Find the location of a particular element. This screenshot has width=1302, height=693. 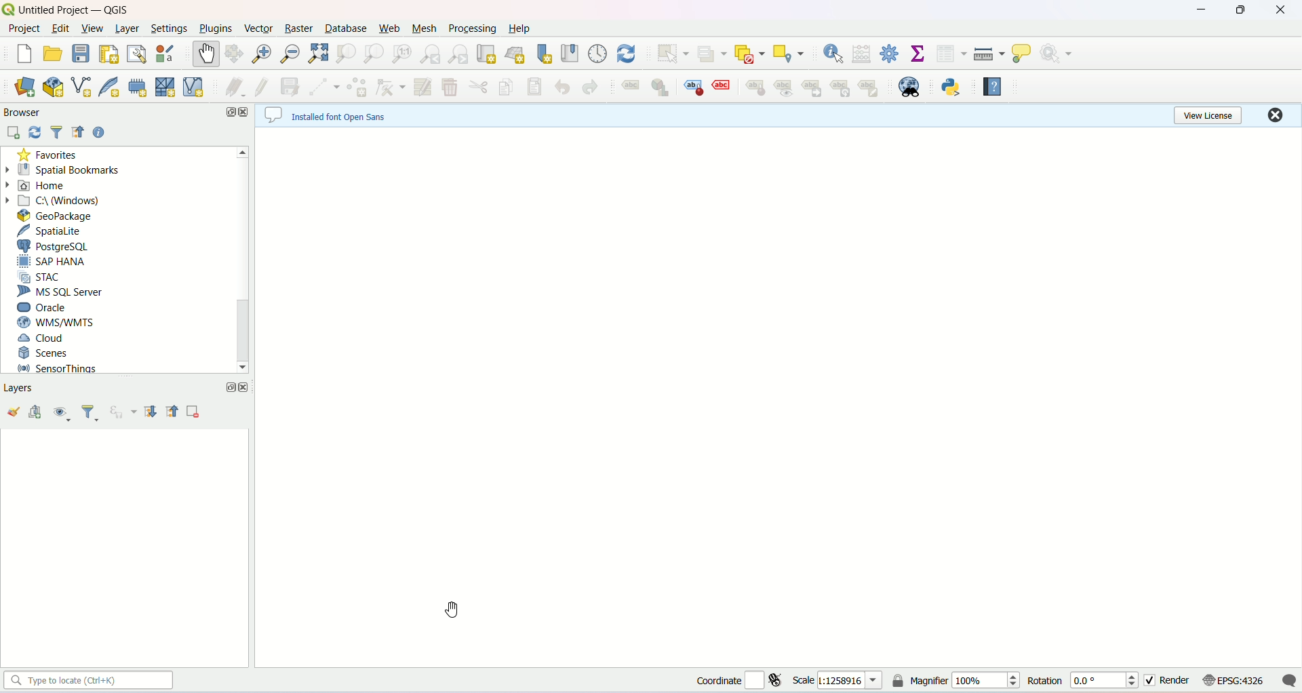

toggle editing is located at coordinates (262, 85).